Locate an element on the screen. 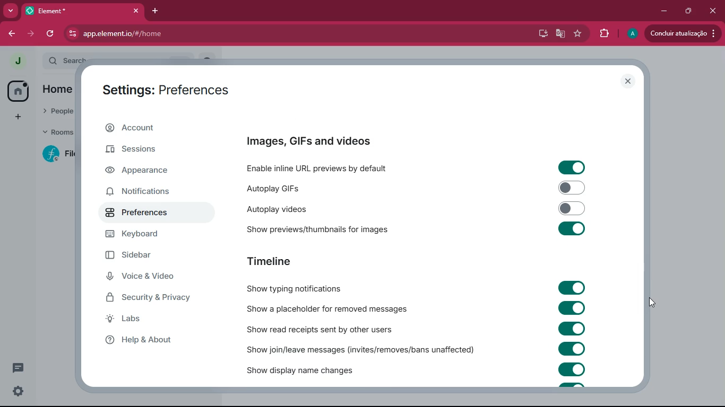  notifications is located at coordinates (149, 192).